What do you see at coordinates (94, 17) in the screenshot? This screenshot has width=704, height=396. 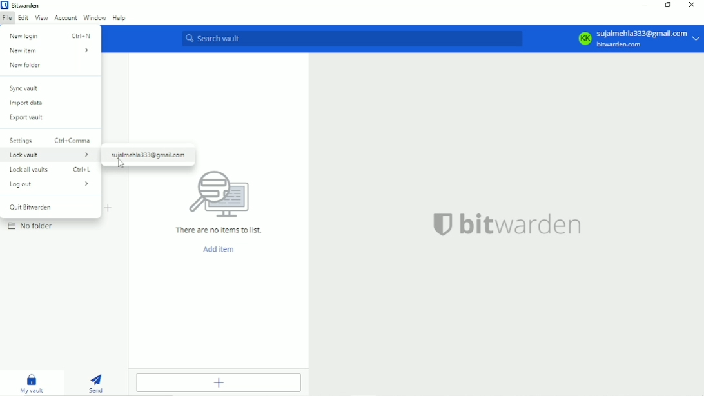 I see `Window` at bounding box center [94, 17].